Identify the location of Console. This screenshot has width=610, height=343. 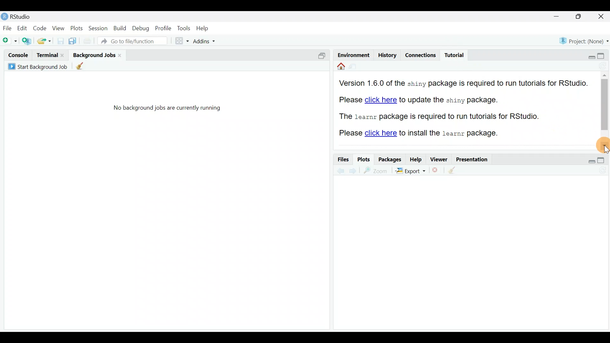
(19, 55).